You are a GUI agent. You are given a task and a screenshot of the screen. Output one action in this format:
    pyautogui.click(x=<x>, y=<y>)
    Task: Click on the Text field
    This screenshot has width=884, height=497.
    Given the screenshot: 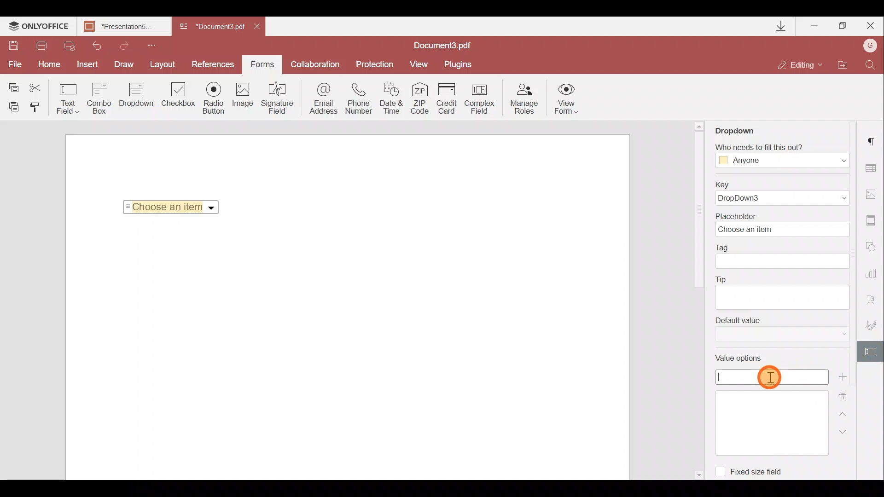 What is the action you would take?
    pyautogui.click(x=66, y=98)
    